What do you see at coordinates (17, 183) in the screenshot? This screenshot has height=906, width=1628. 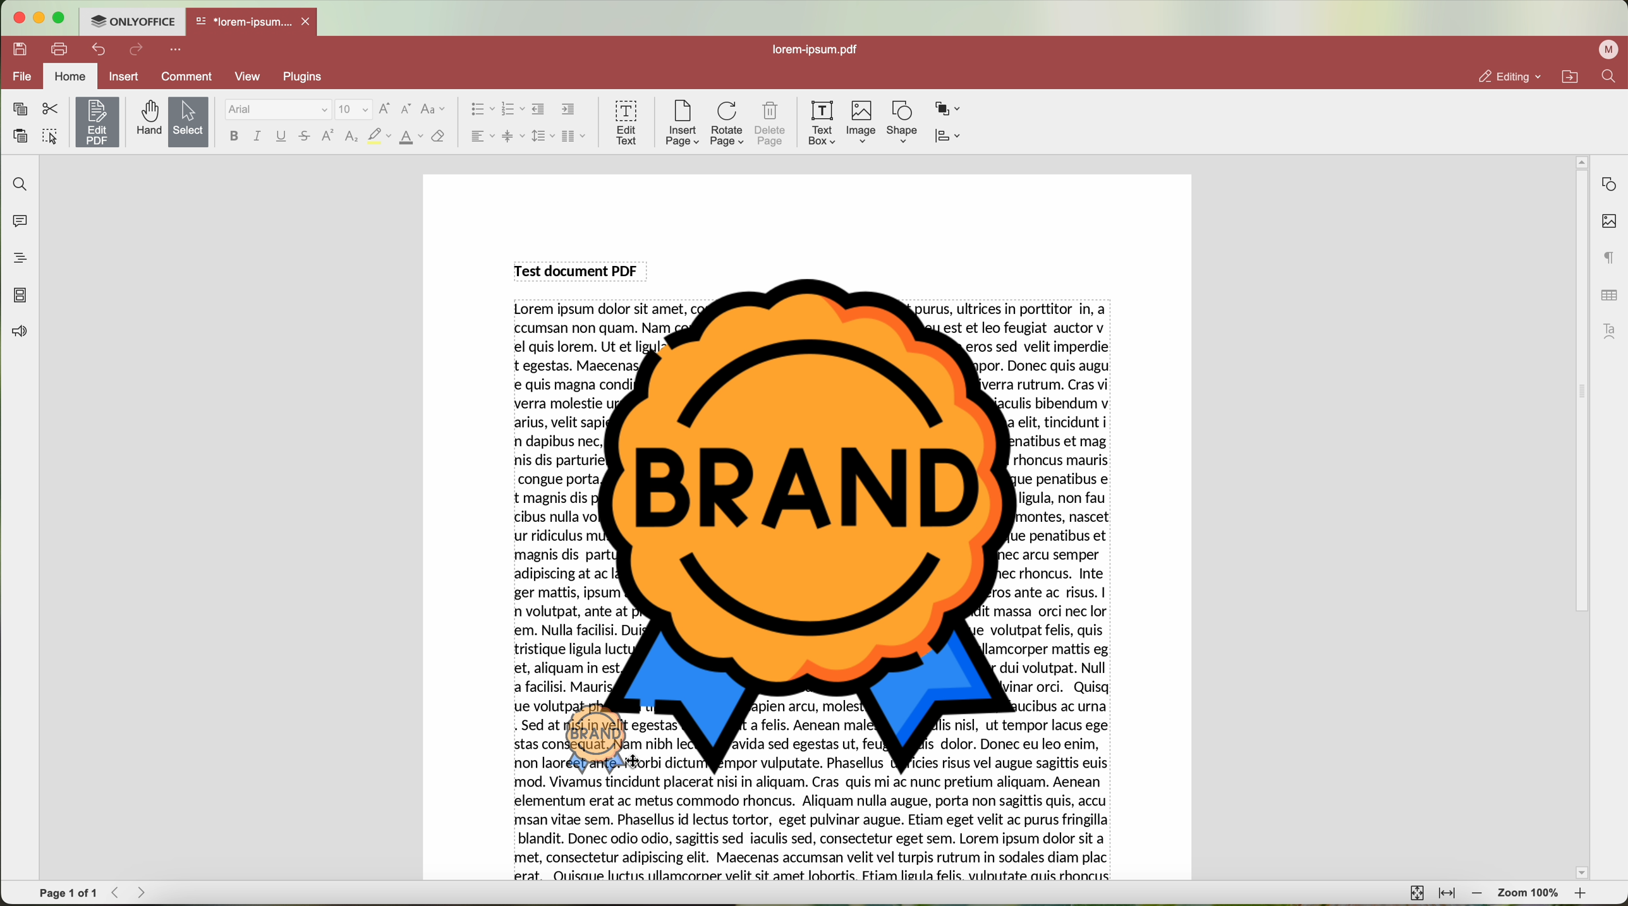 I see `find` at bounding box center [17, 183].